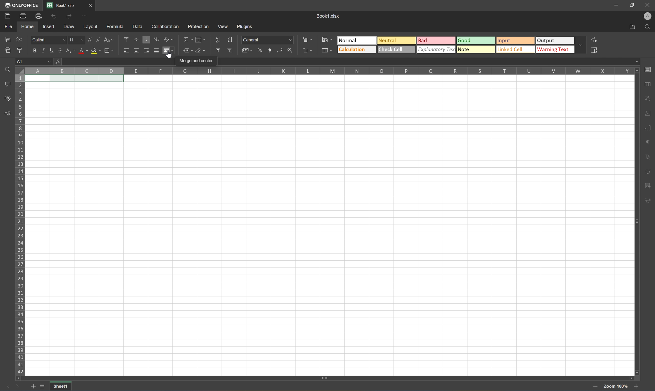  What do you see at coordinates (6, 50) in the screenshot?
I see `Paste` at bounding box center [6, 50].